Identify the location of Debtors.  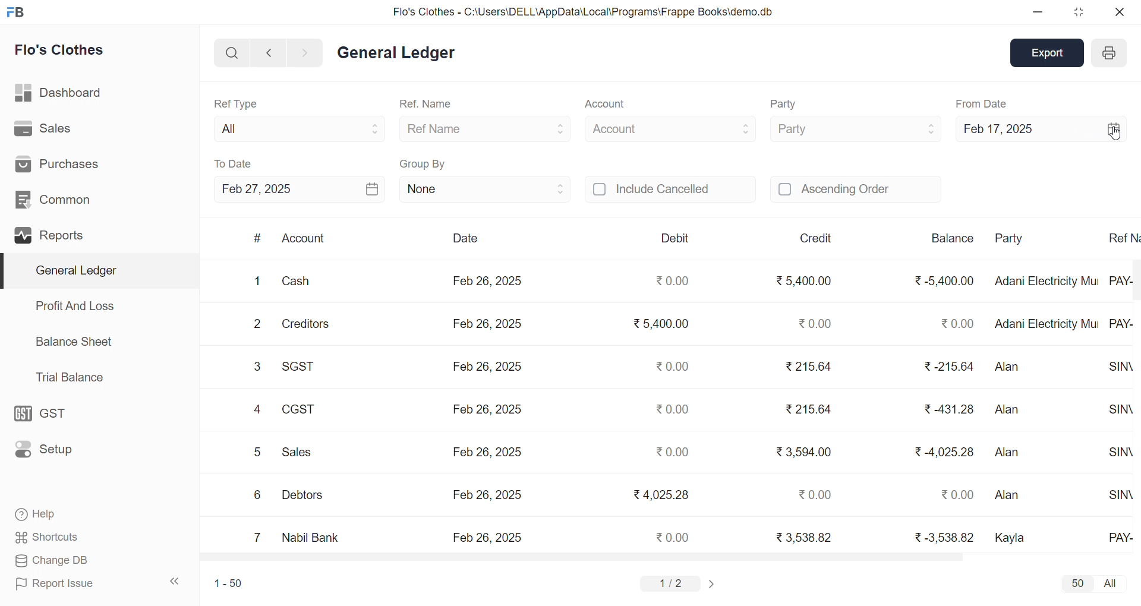
(308, 494).